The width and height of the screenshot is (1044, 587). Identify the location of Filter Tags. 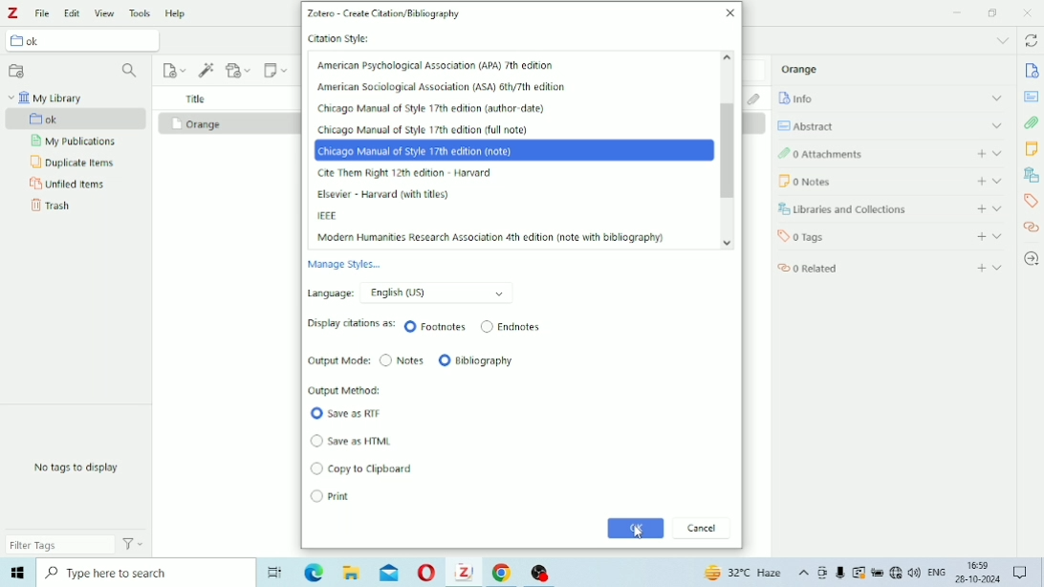
(60, 544).